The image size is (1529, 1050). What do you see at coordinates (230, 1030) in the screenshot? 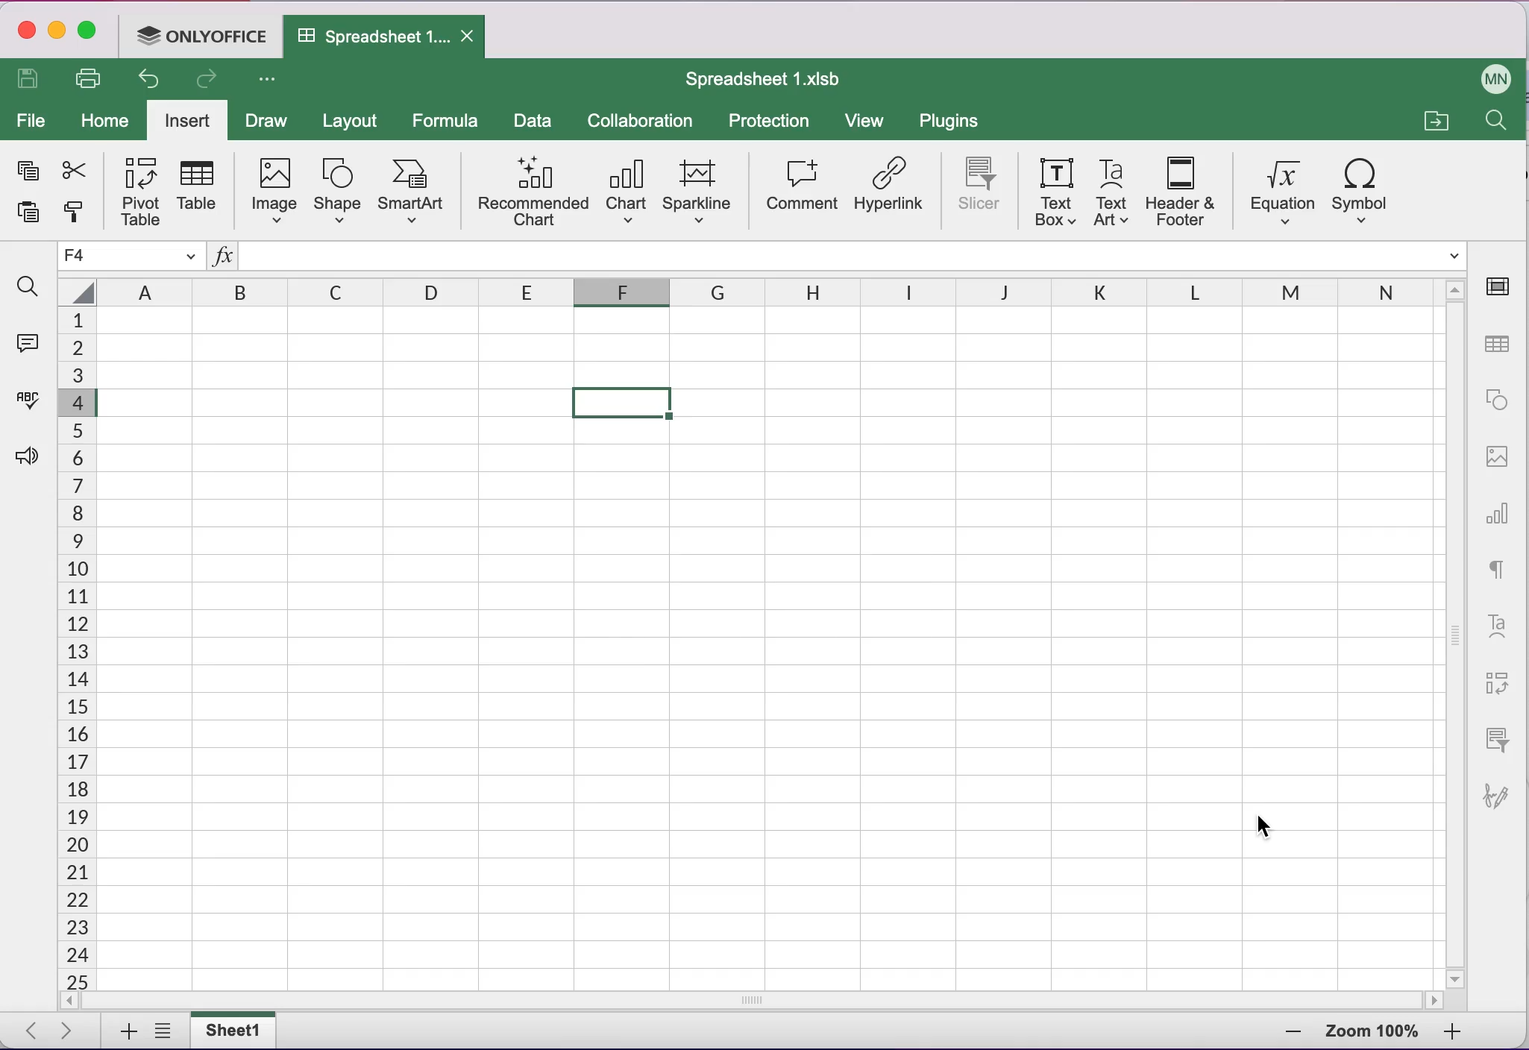
I see `sheet` at bounding box center [230, 1030].